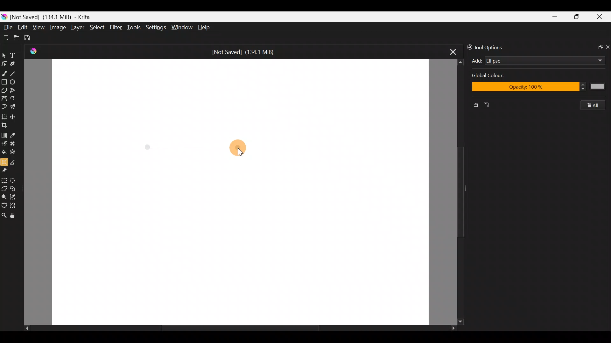 The image size is (611, 343). Describe the element at coordinates (16, 37) in the screenshot. I see `Open existing document` at that location.